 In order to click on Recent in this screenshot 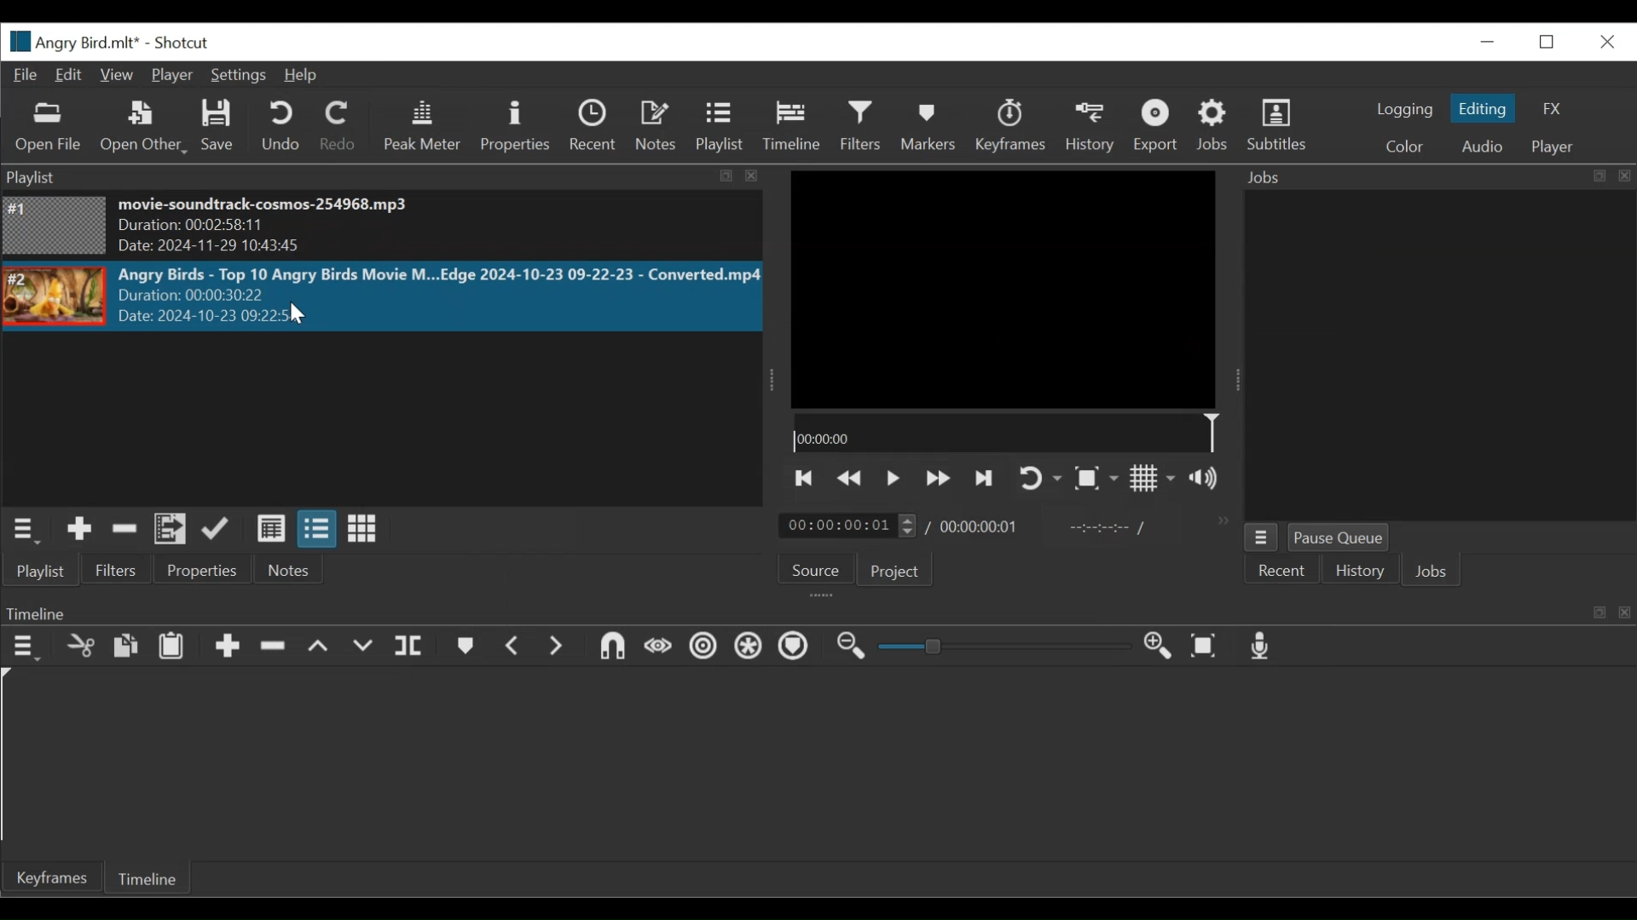, I will do `click(1277, 573)`.